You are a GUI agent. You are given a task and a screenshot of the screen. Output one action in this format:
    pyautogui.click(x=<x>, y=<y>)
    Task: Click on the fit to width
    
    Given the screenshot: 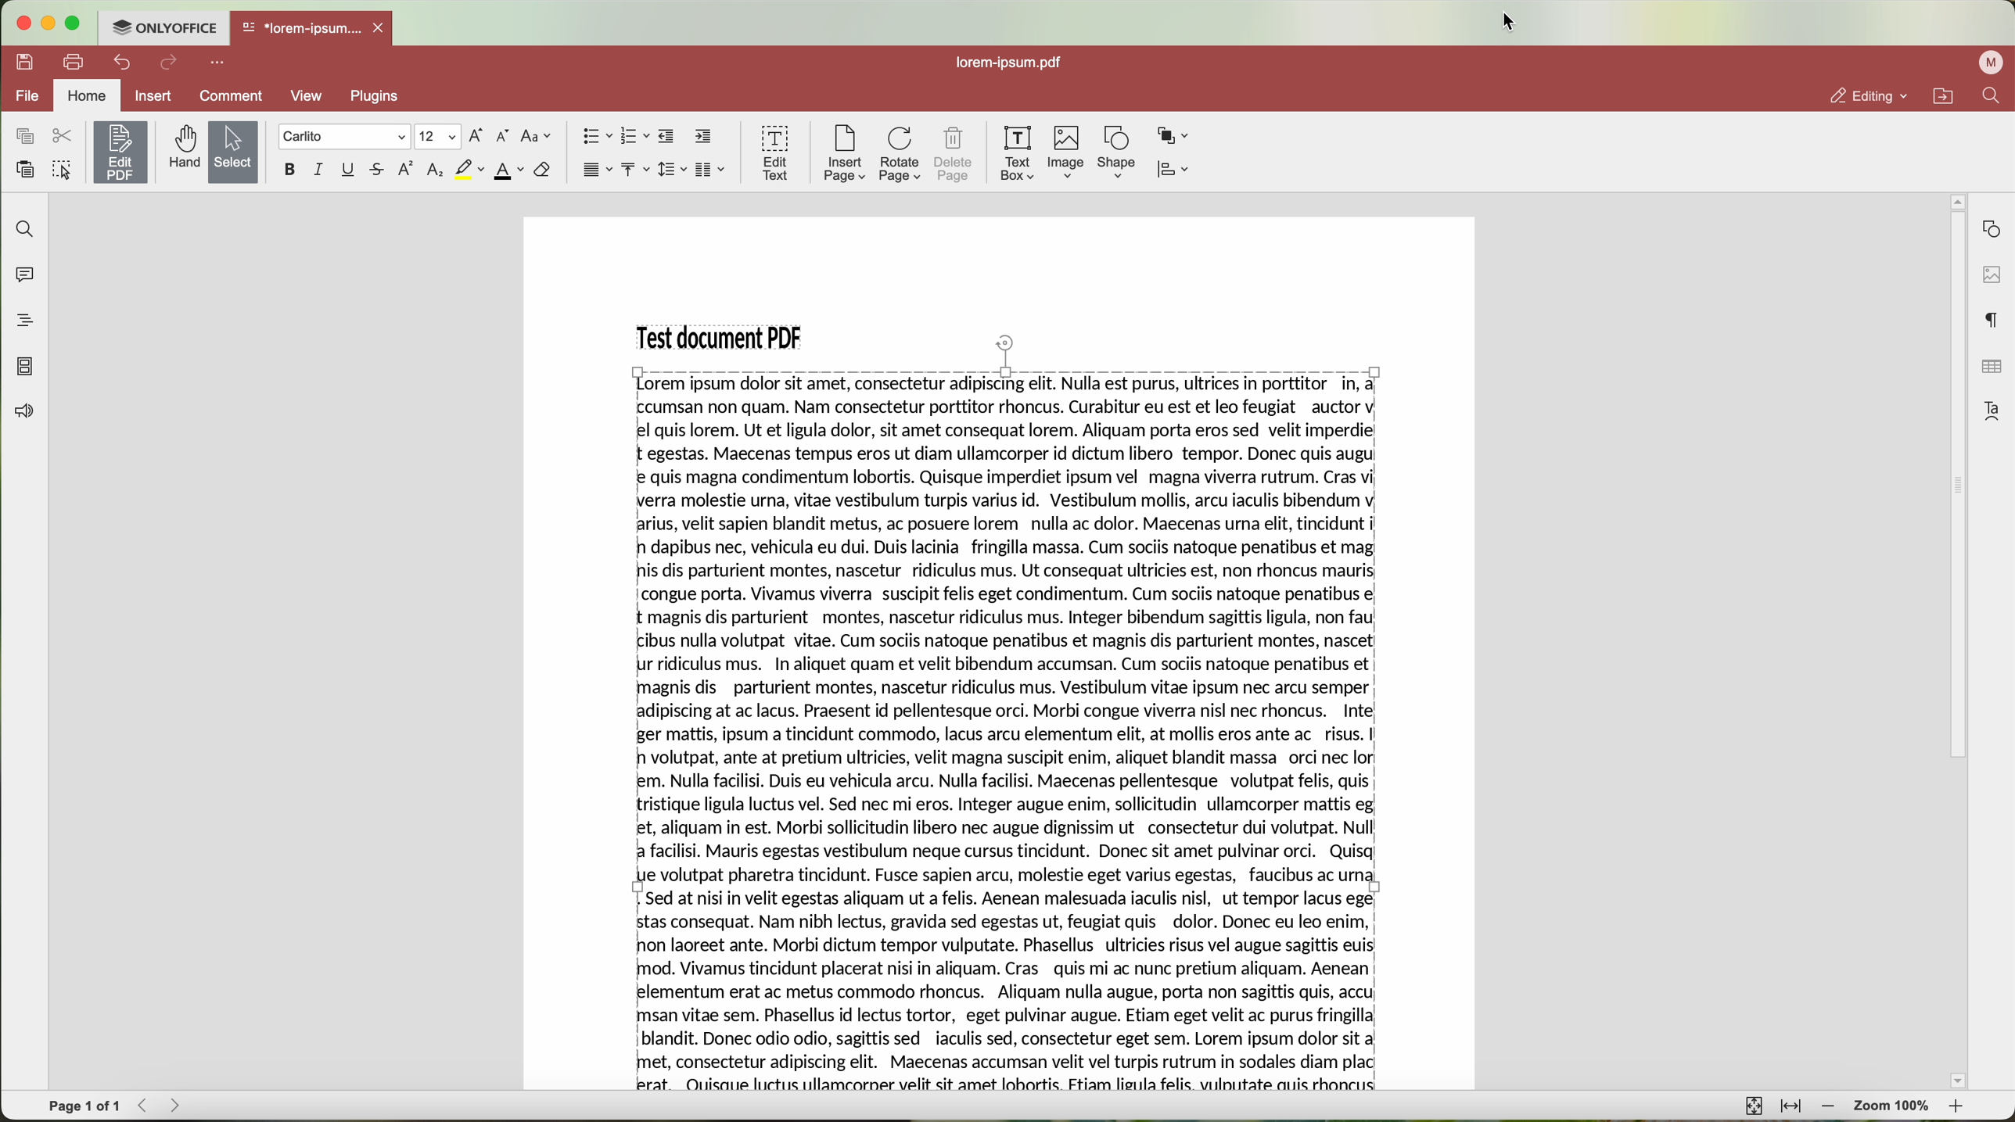 What is the action you would take?
    pyautogui.click(x=1792, y=1106)
    